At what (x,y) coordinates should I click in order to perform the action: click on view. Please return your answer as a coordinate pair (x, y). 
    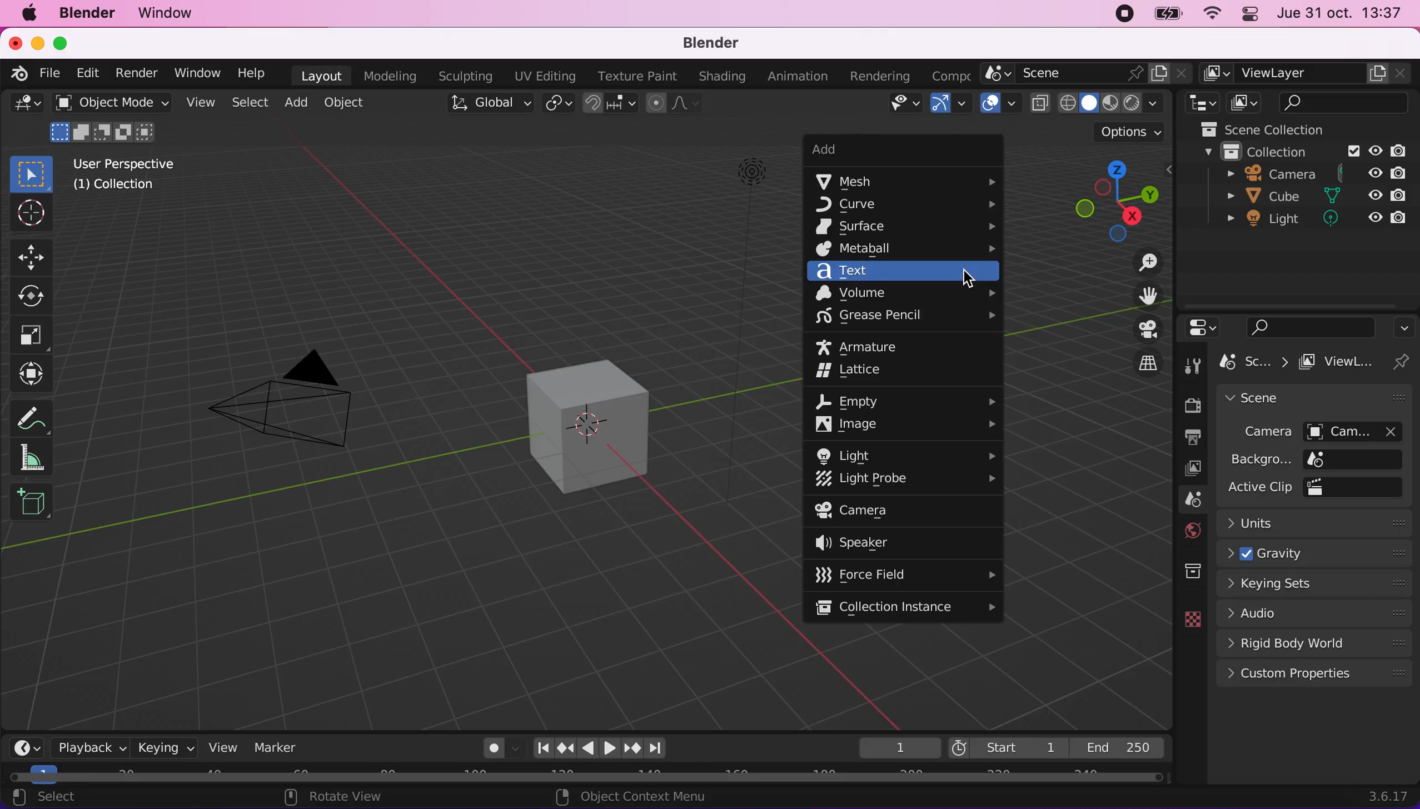
    Looking at the image, I should click on (199, 101).